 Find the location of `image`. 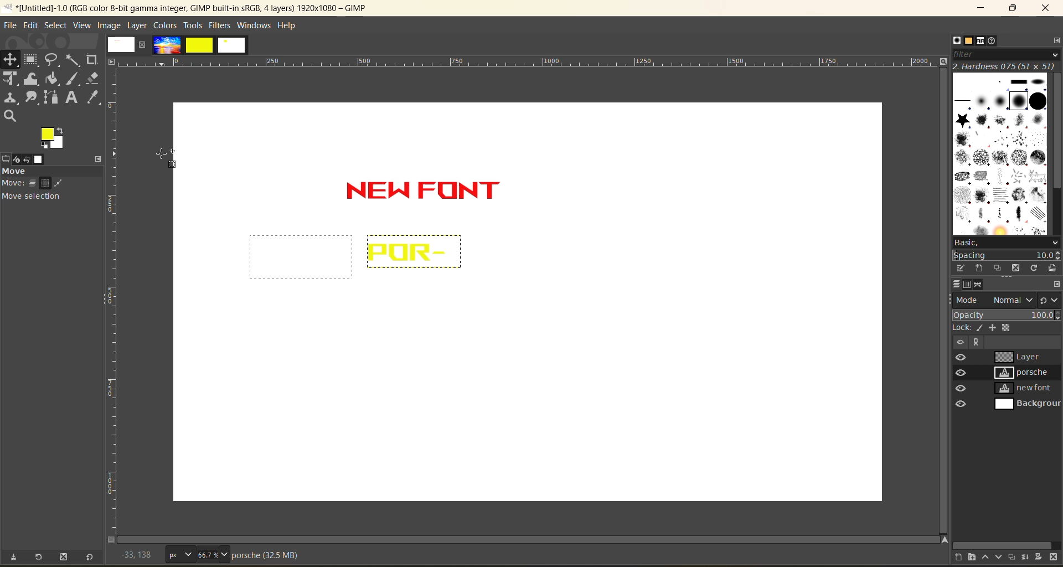

image is located at coordinates (39, 160).